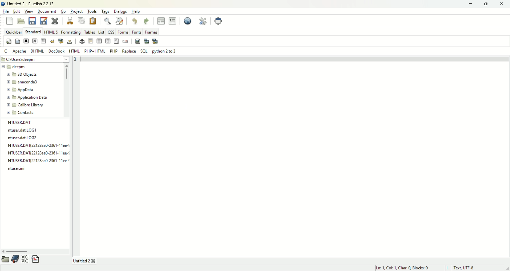 This screenshot has height=271, width=510. What do you see at coordinates (63, 11) in the screenshot?
I see `go` at bounding box center [63, 11].